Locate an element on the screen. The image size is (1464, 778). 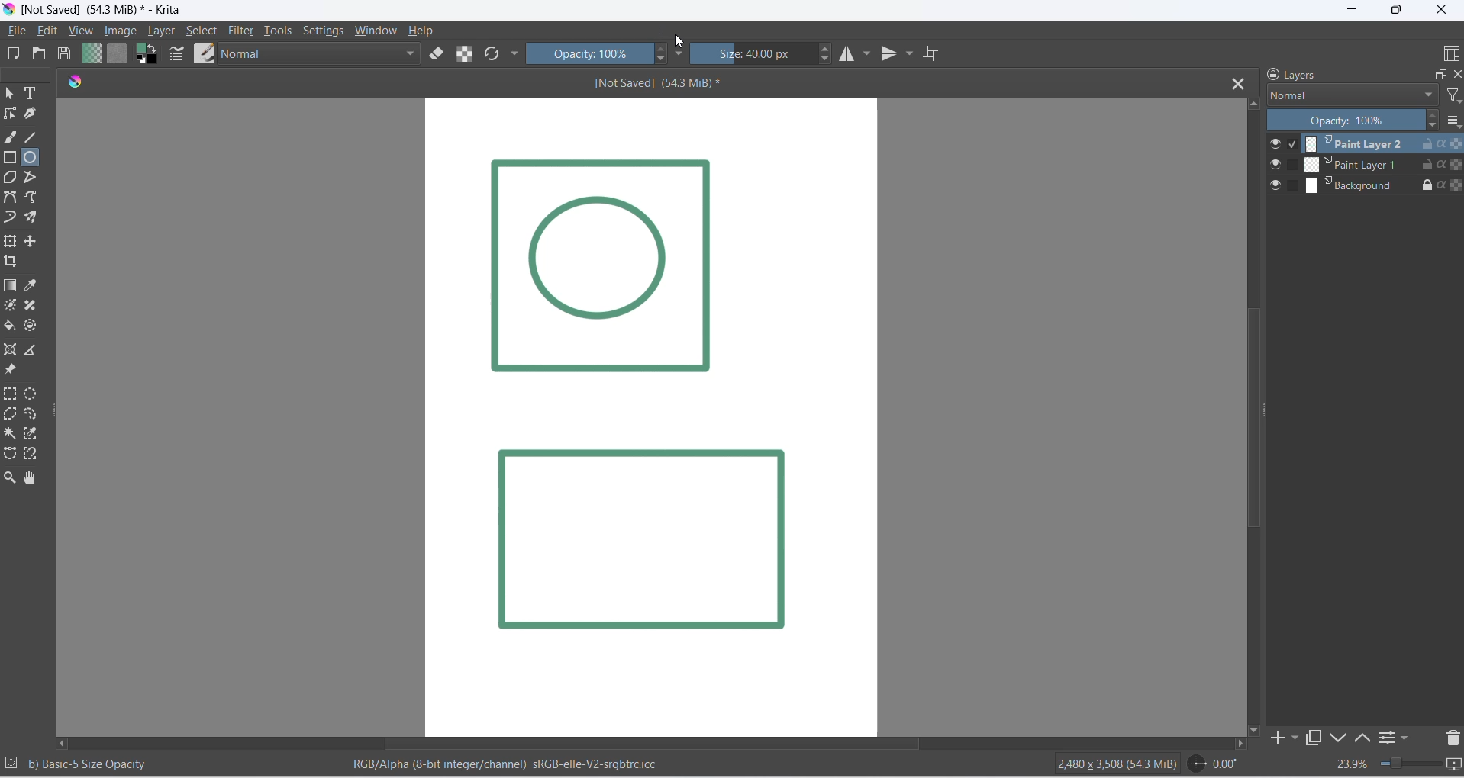
slideshow is located at coordinates (1455, 767).